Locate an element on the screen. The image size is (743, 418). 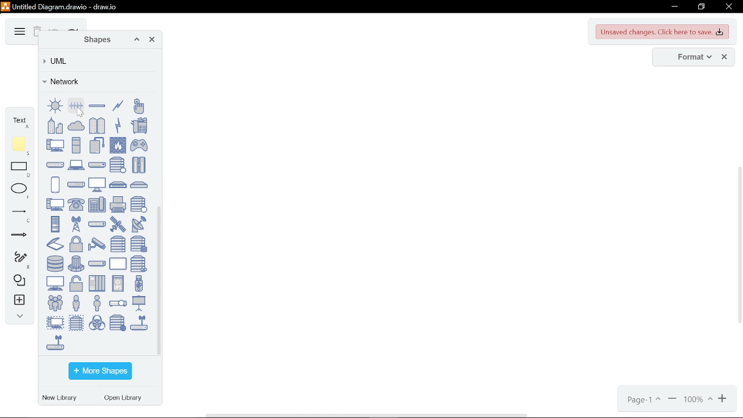
monitor is located at coordinates (97, 184).